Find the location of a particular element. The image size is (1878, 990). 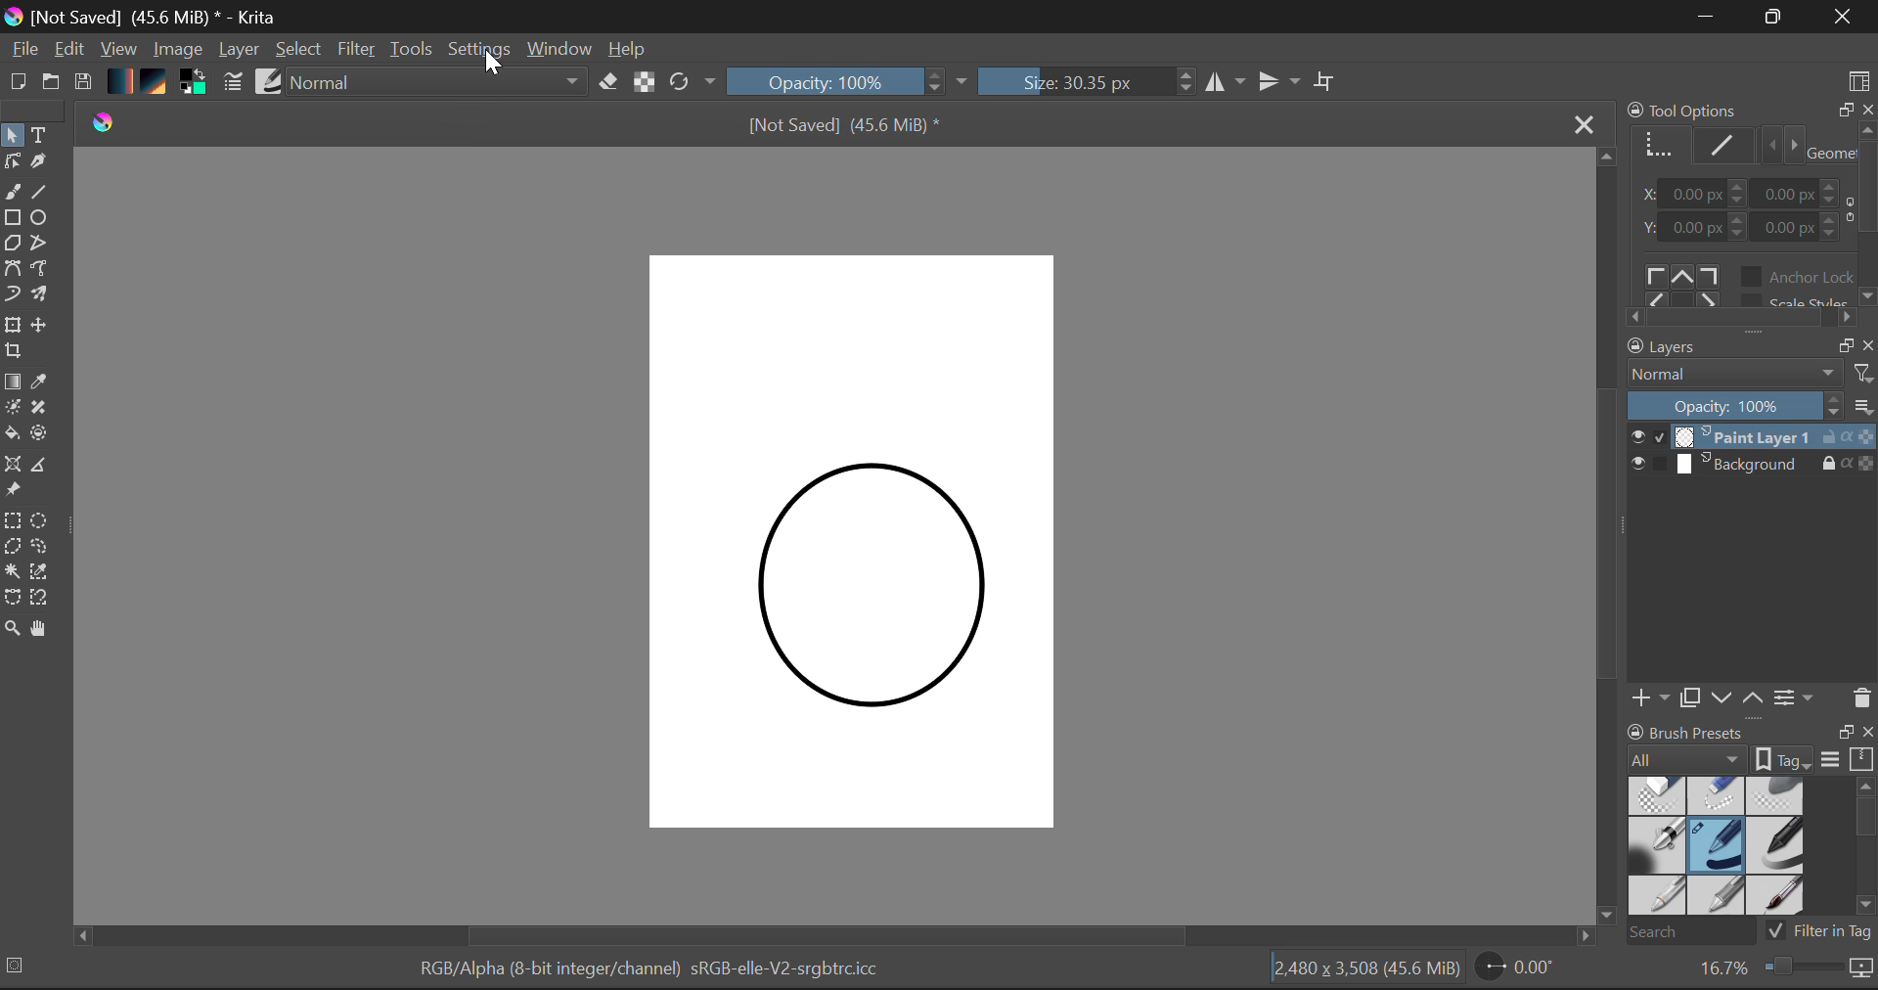

Docket Scroll Bar is located at coordinates (1865, 847).